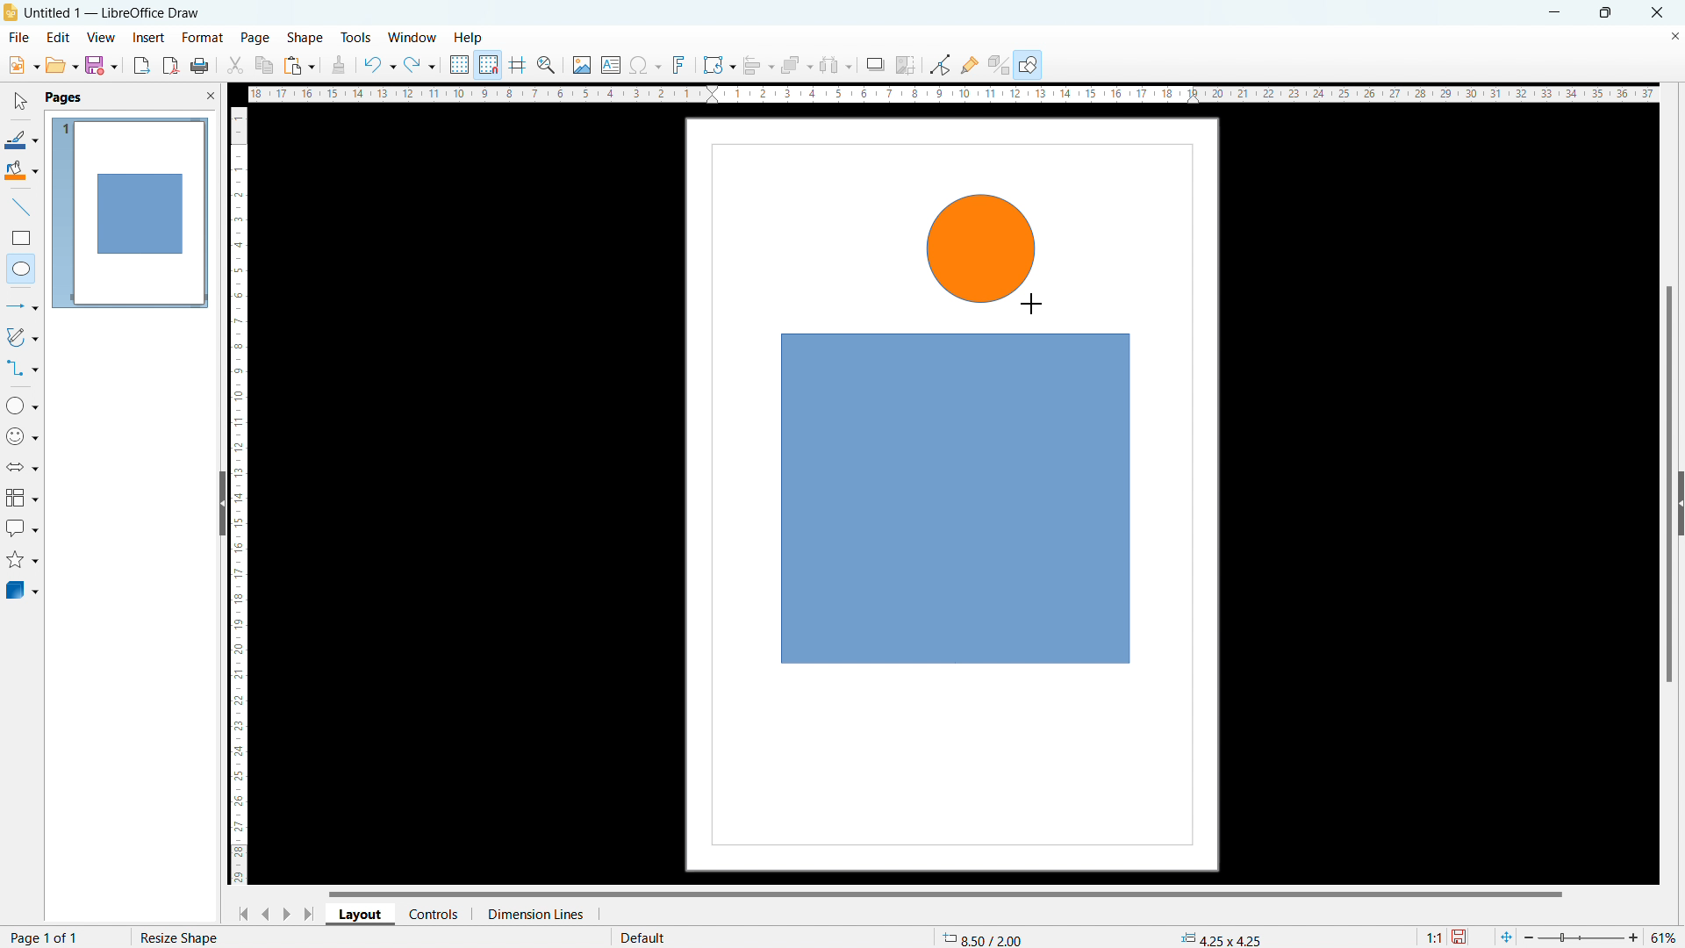  What do you see at coordinates (62, 97) in the screenshot?
I see `pages` at bounding box center [62, 97].